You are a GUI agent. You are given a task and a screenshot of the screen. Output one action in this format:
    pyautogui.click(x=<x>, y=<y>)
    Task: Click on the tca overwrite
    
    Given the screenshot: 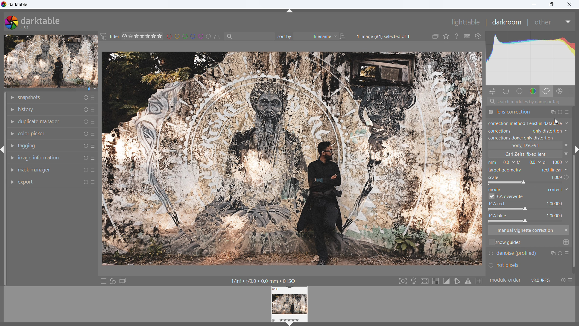 What is the action you would take?
    pyautogui.click(x=506, y=196)
    